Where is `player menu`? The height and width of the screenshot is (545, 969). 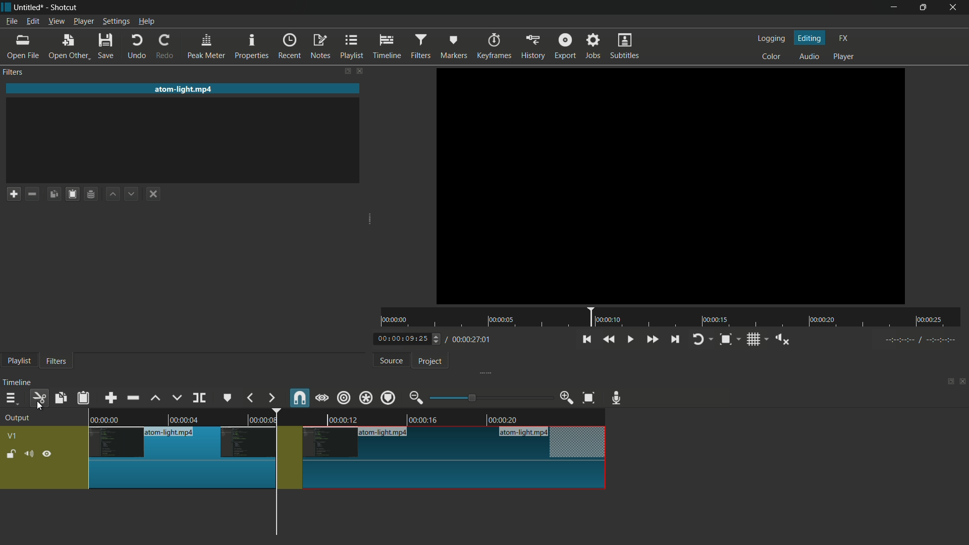
player menu is located at coordinates (83, 21).